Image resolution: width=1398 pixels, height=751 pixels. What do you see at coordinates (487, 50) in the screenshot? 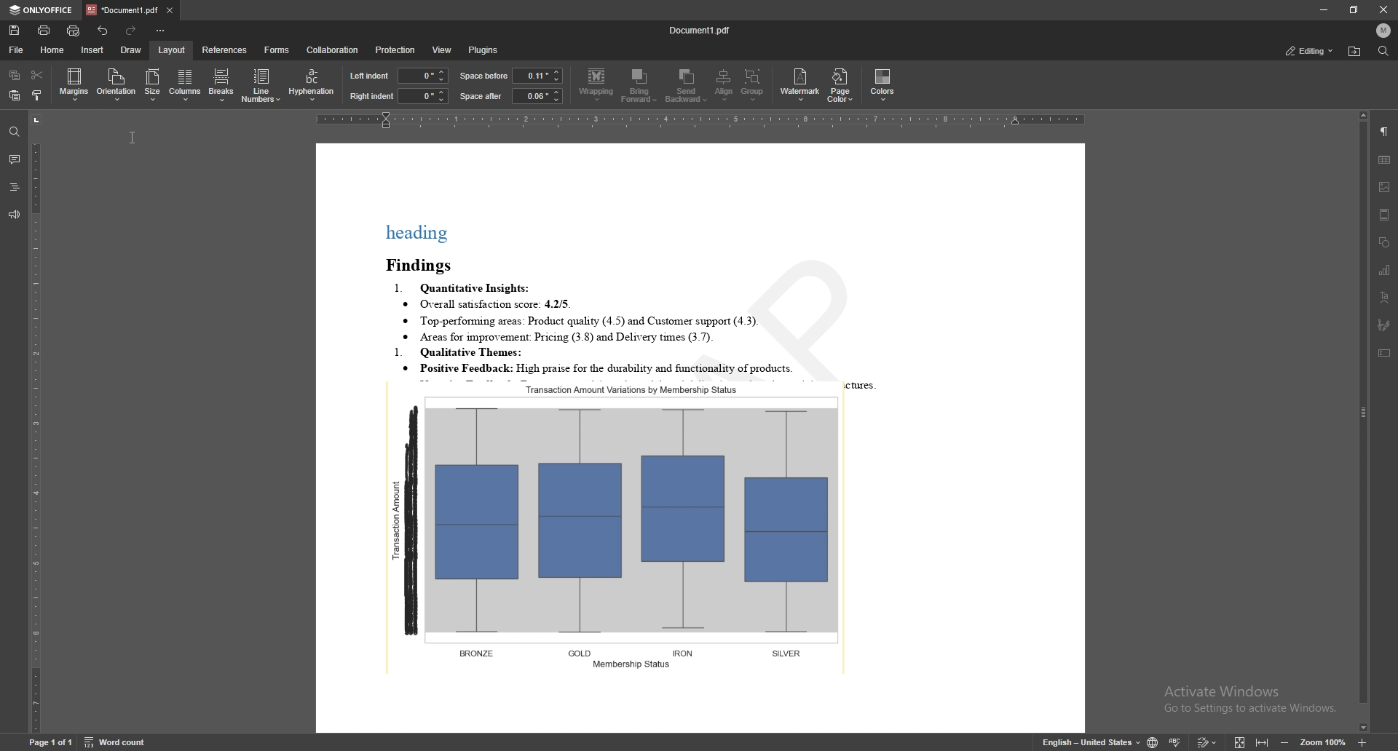
I see `plugins` at bounding box center [487, 50].